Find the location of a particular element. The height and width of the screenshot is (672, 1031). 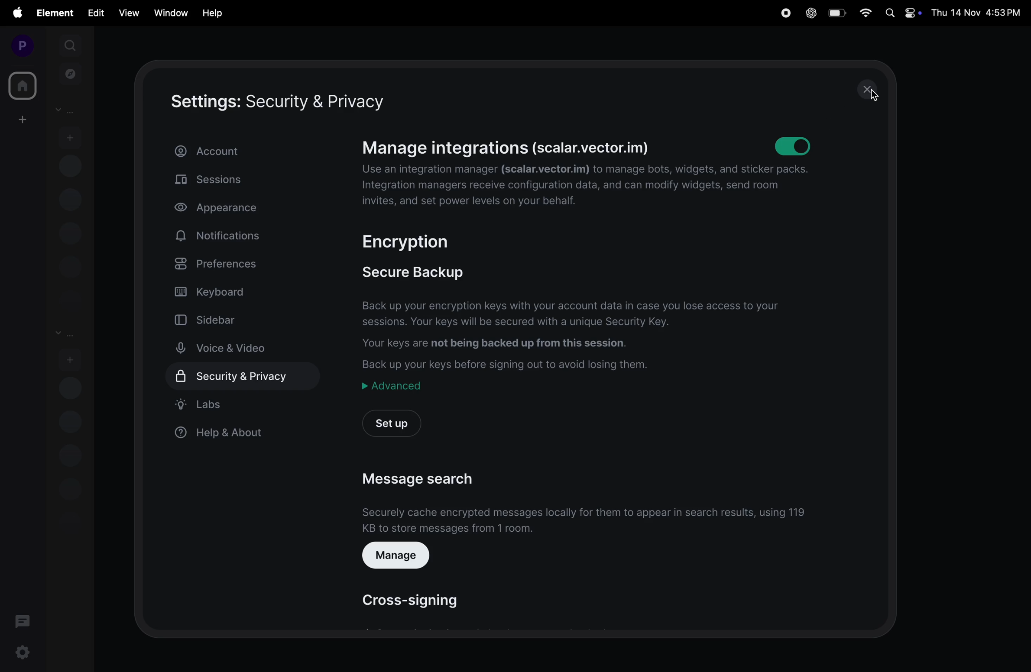

message search is located at coordinates (416, 478).